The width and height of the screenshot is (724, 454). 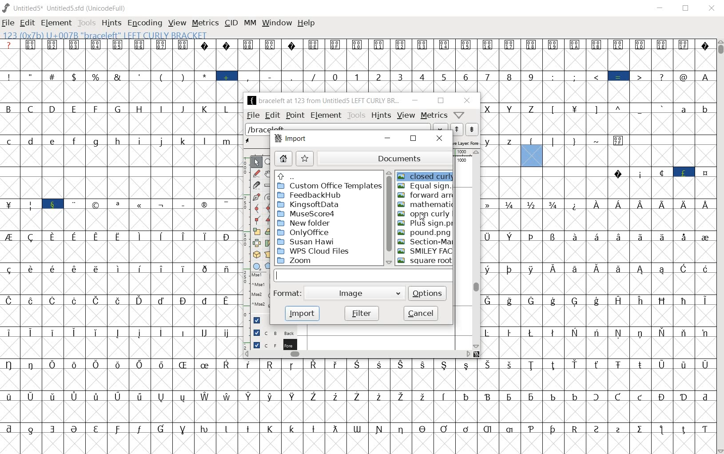 What do you see at coordinates (356, 115) in the screenshot?
I see `tools` at bounding box center [356, 115].